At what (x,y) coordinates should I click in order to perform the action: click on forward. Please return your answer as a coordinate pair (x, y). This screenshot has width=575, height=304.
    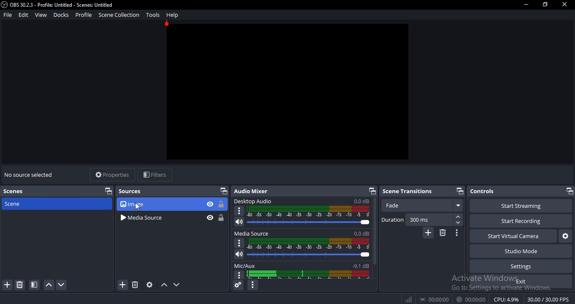
    Looking at the image, I should click on (459, 217).